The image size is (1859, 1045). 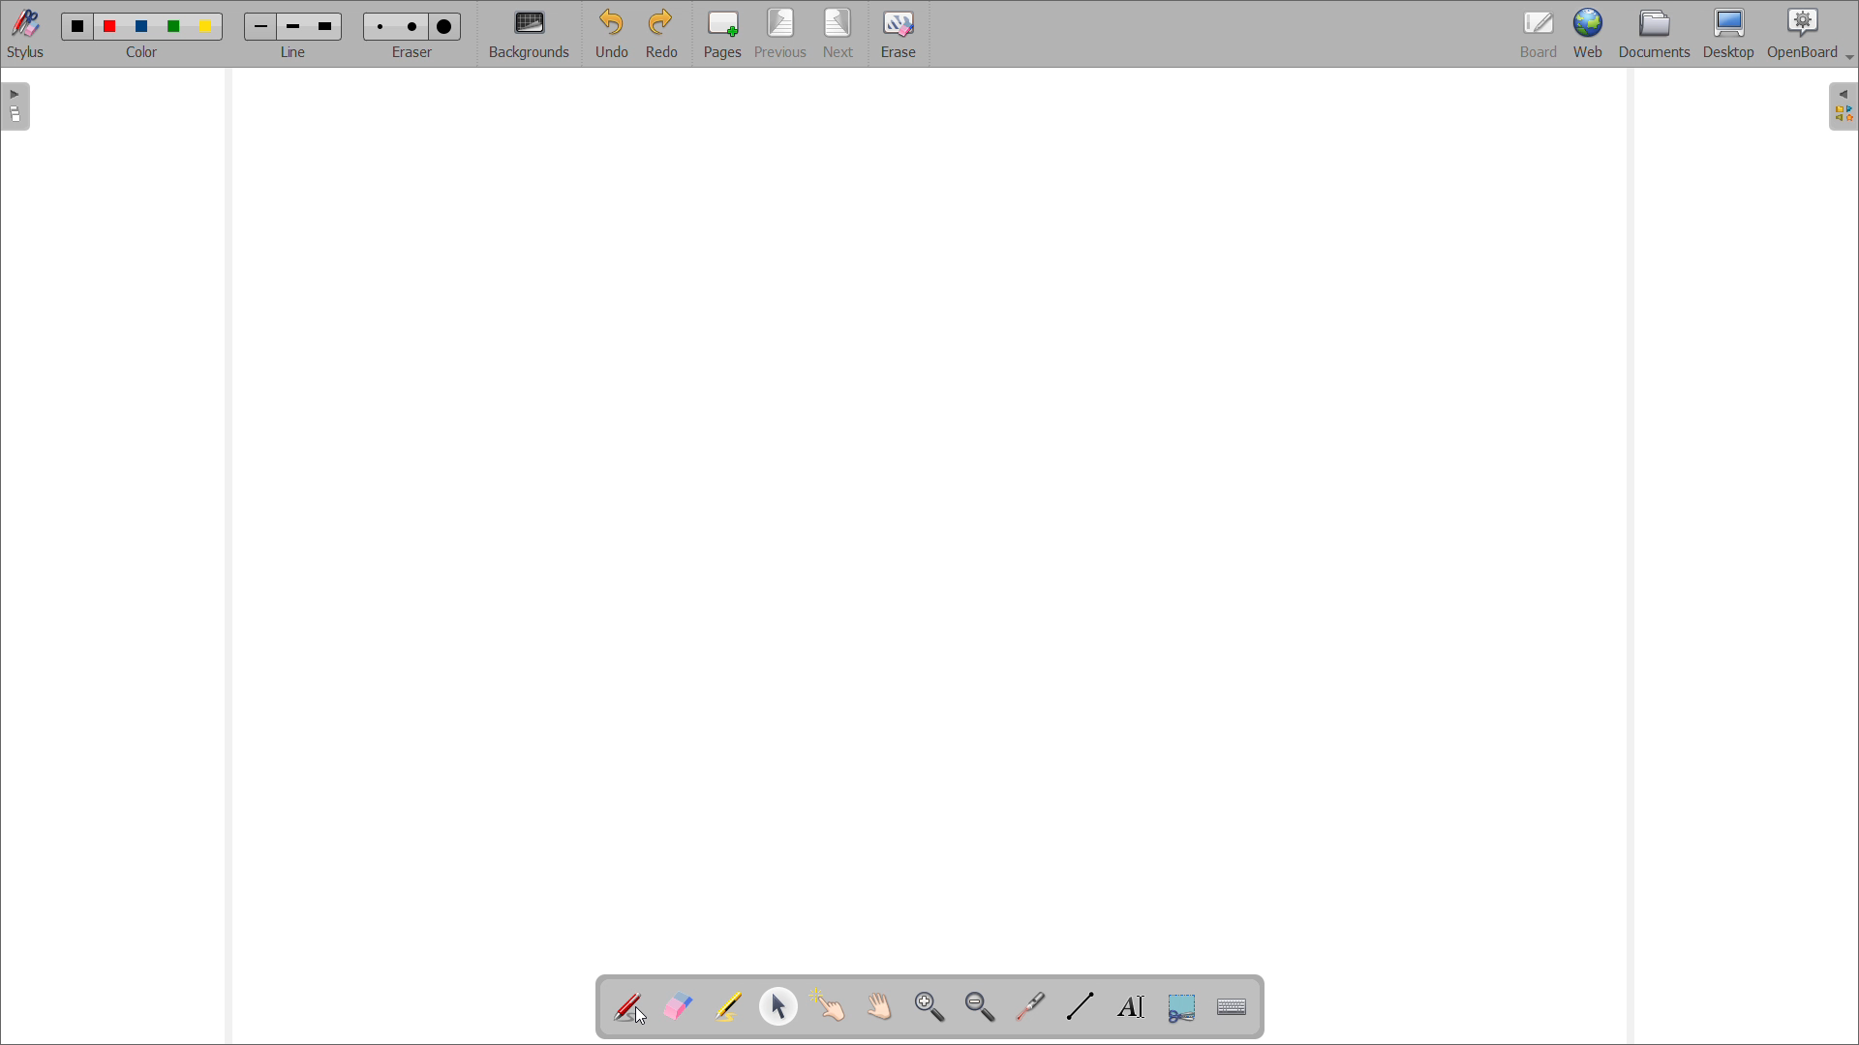 I want to click on color, so click(x=205, y=27).